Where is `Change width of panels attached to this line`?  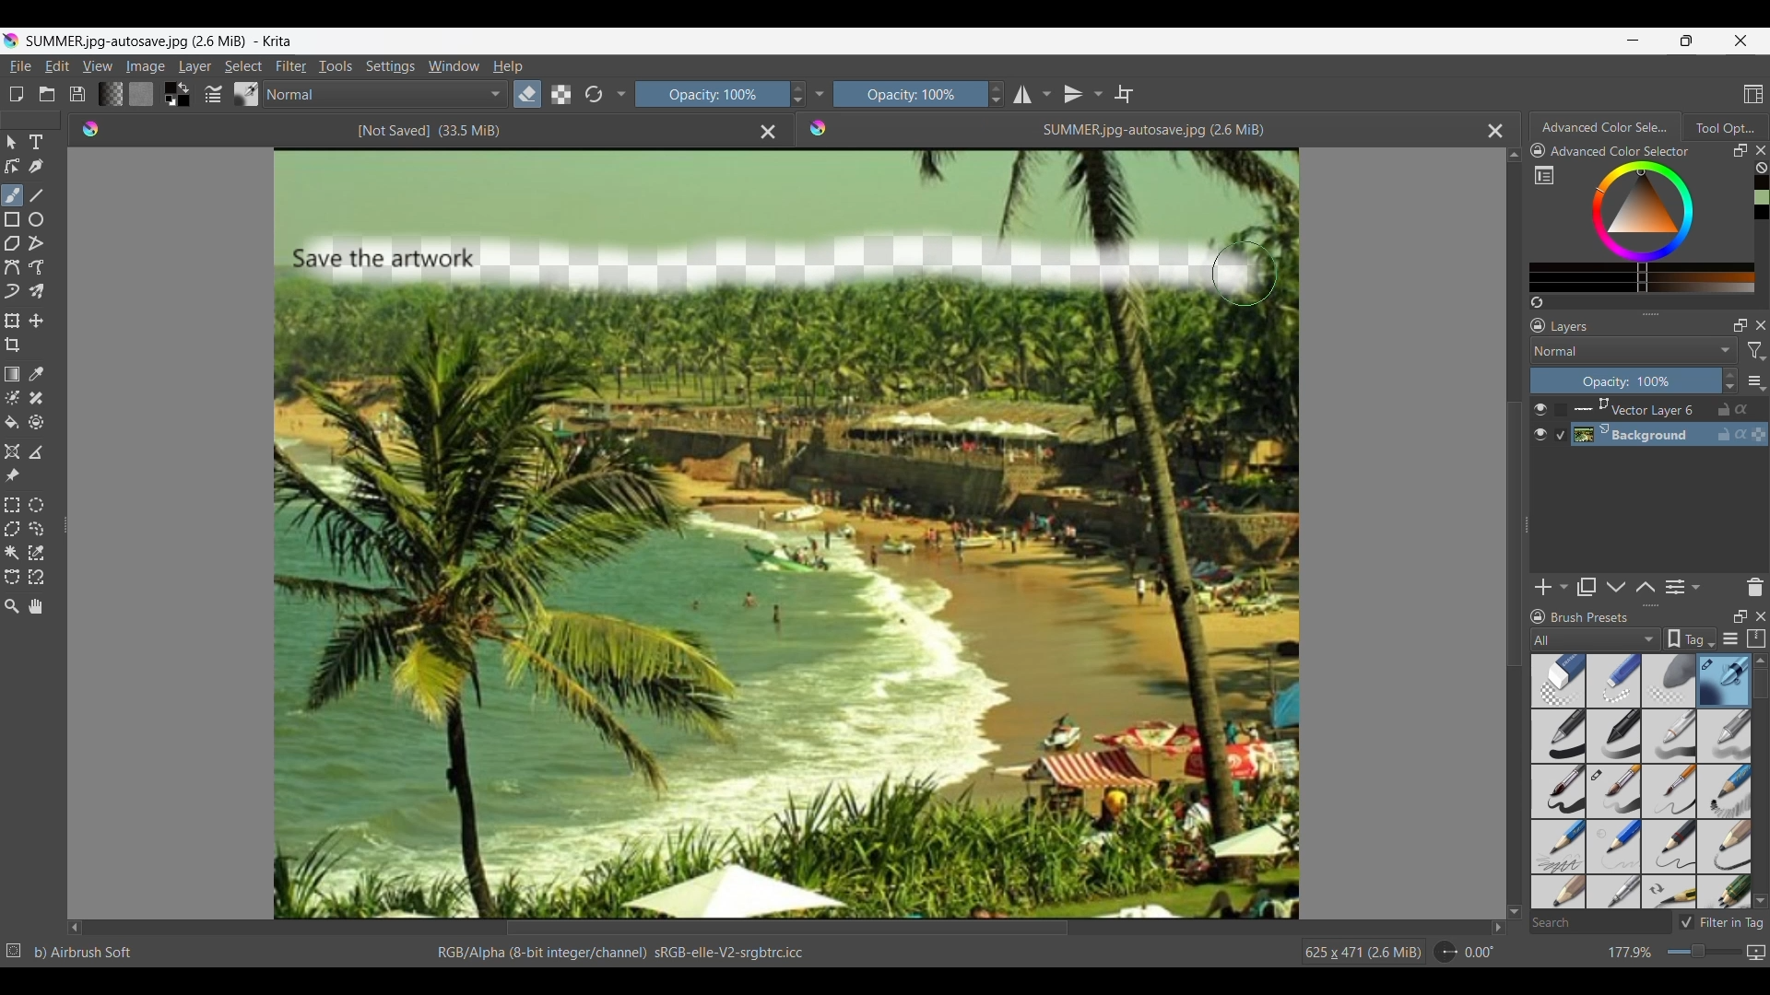 Change width of panels attached to this line is located at coordinates (63, 519).